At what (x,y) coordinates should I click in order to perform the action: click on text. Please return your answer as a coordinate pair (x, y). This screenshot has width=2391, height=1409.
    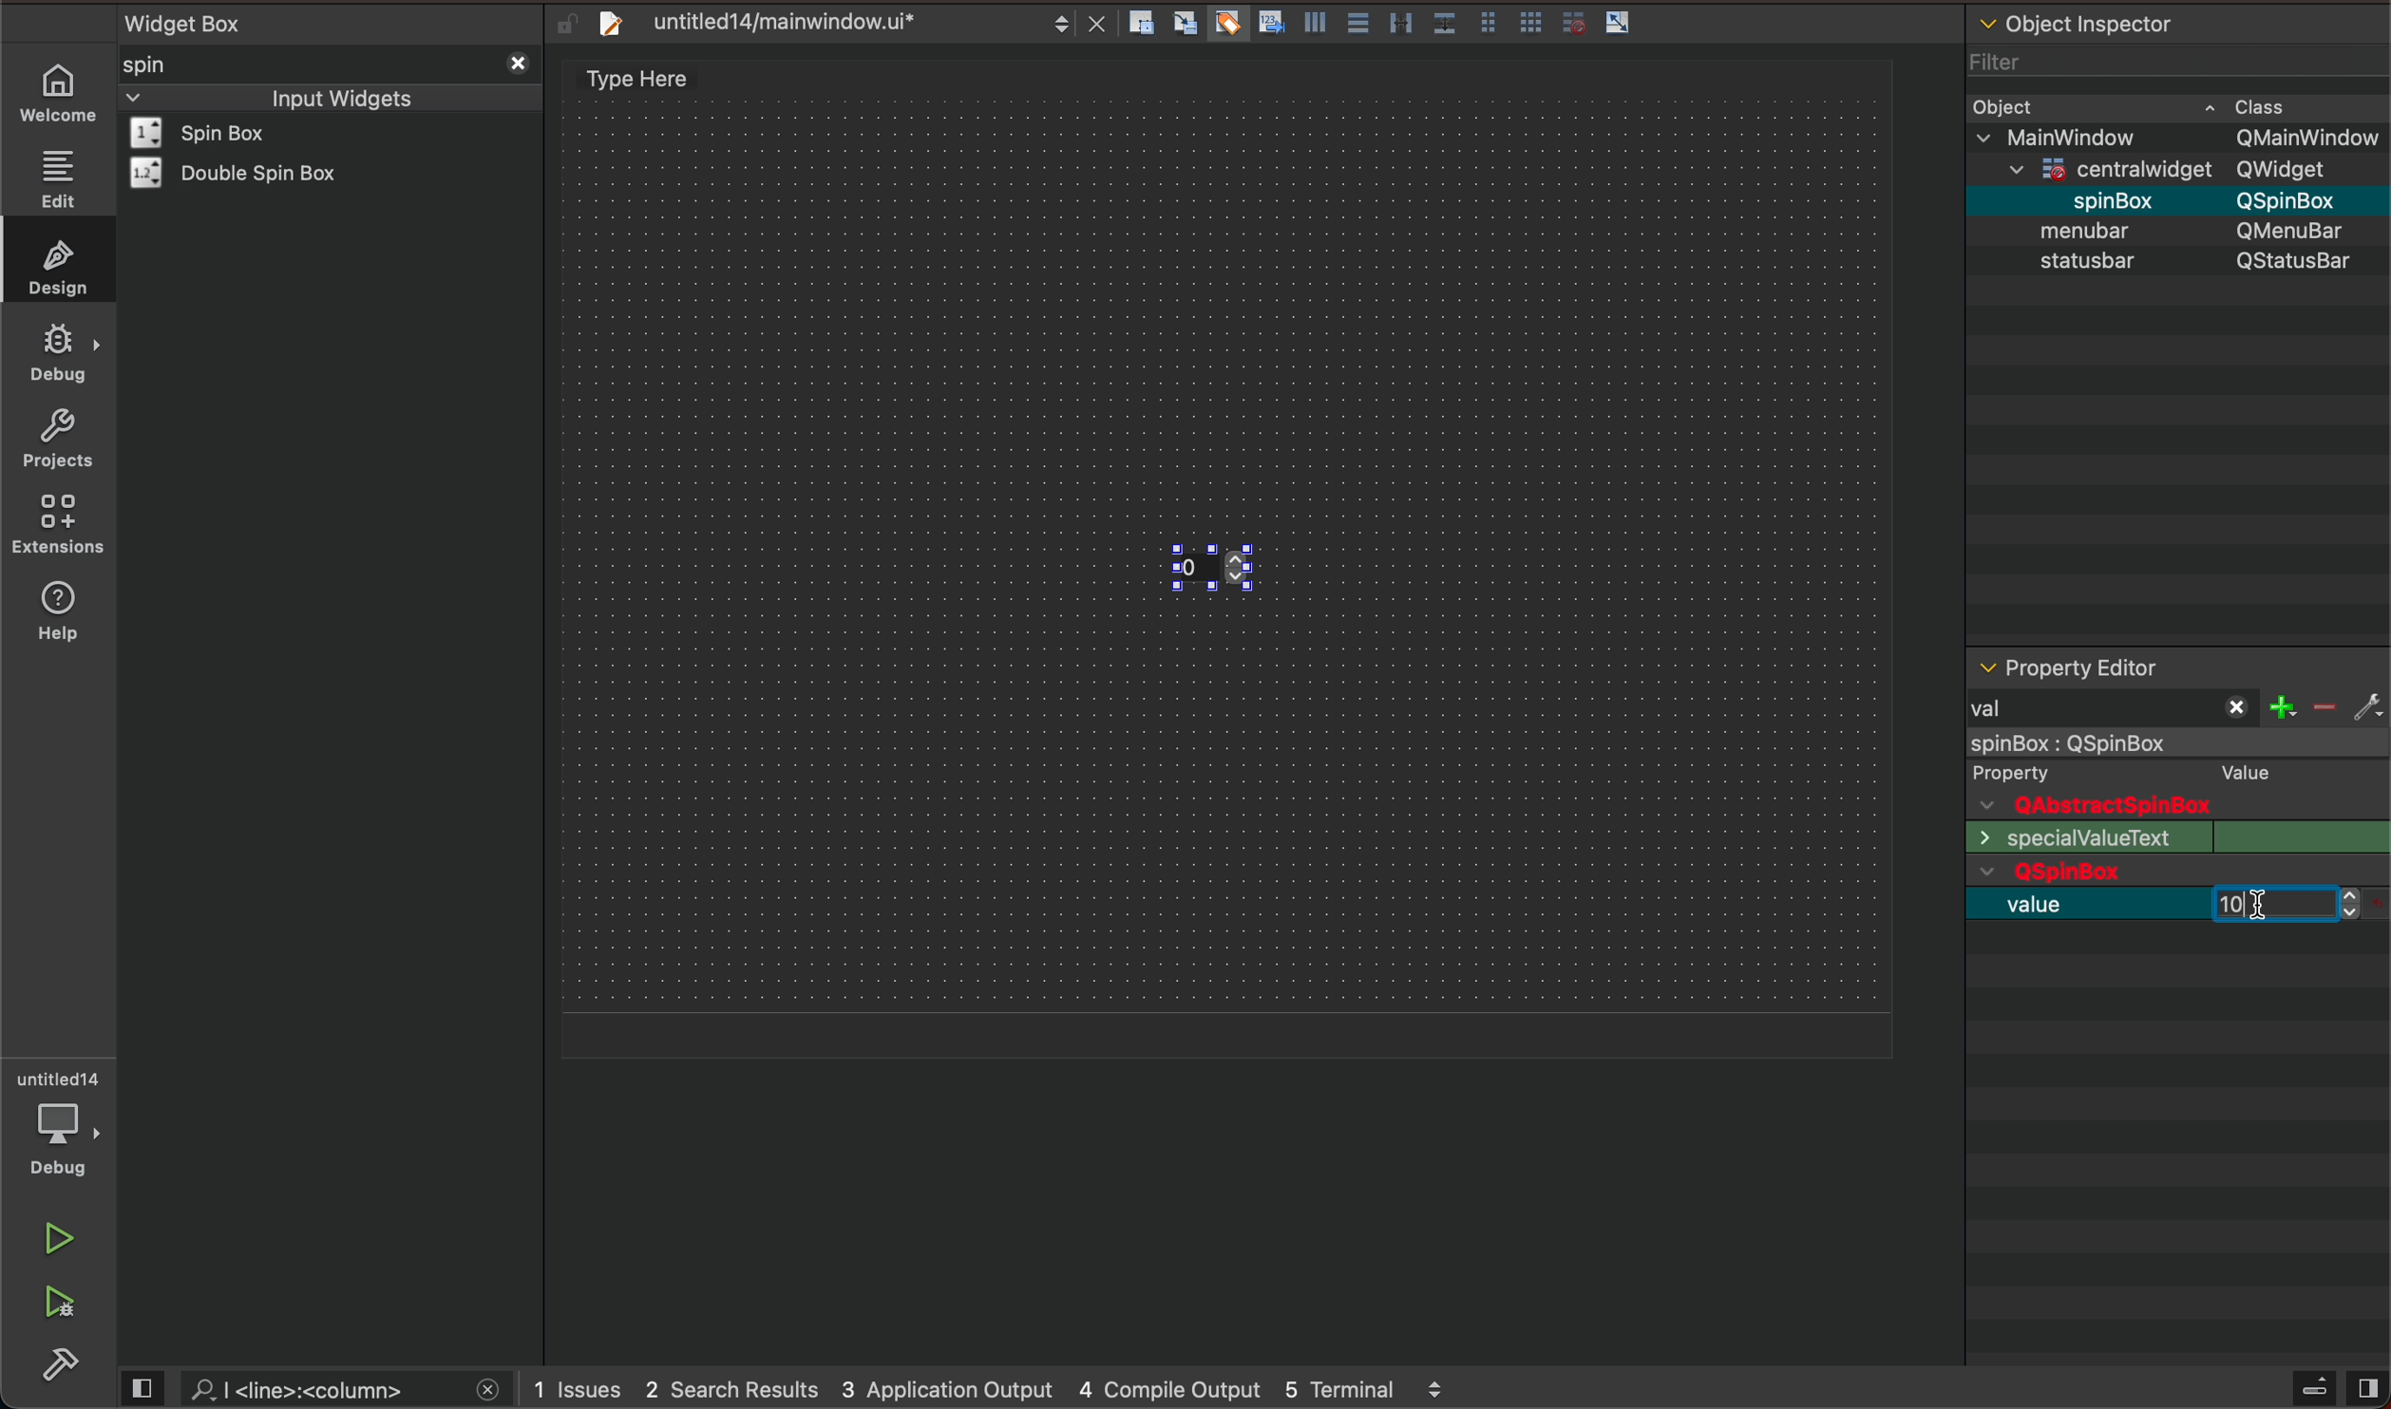
    Looking at the image, I should click on (2094, 805).